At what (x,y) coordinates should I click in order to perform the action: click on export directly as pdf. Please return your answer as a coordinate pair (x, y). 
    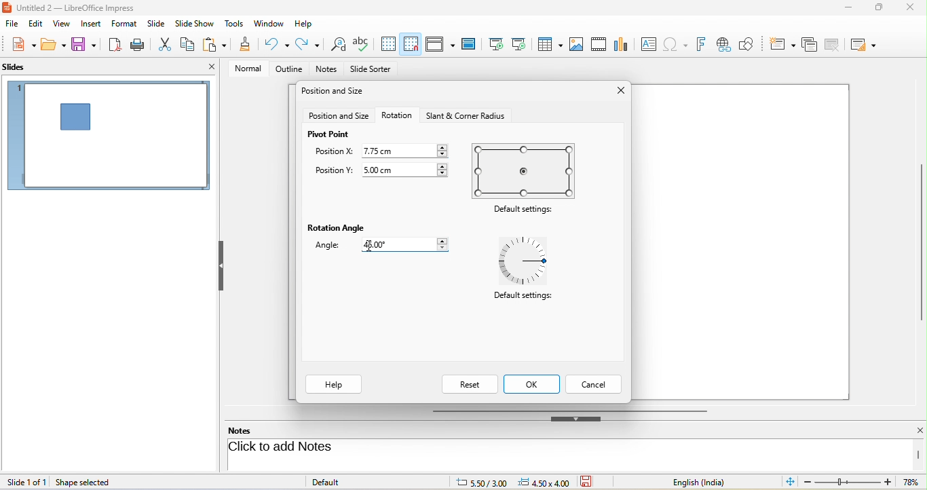
    Looking at the image, I should click on (116, 45).